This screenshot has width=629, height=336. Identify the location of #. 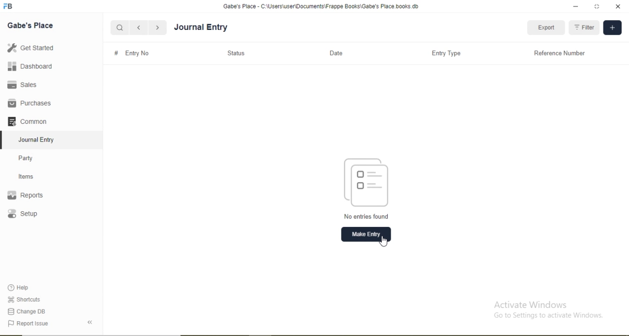
(116, 53).